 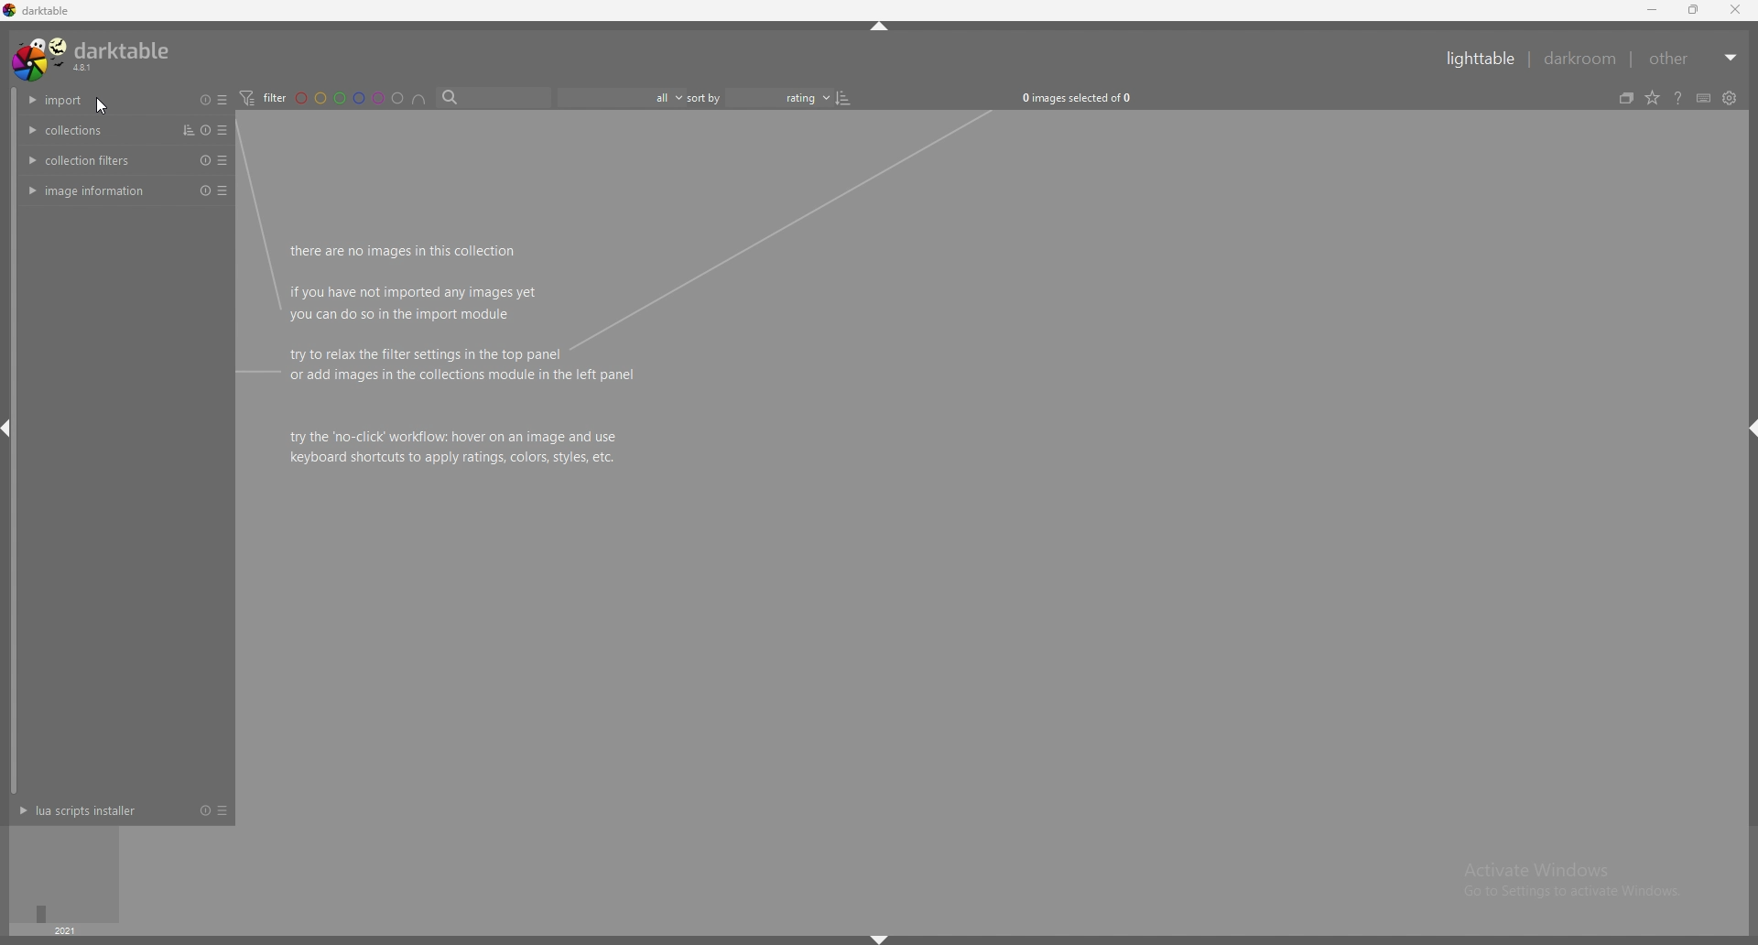 What do you see at coordinates (1678, 98) in the screenshot?
I see `help` at bounding box center [1678, 98].